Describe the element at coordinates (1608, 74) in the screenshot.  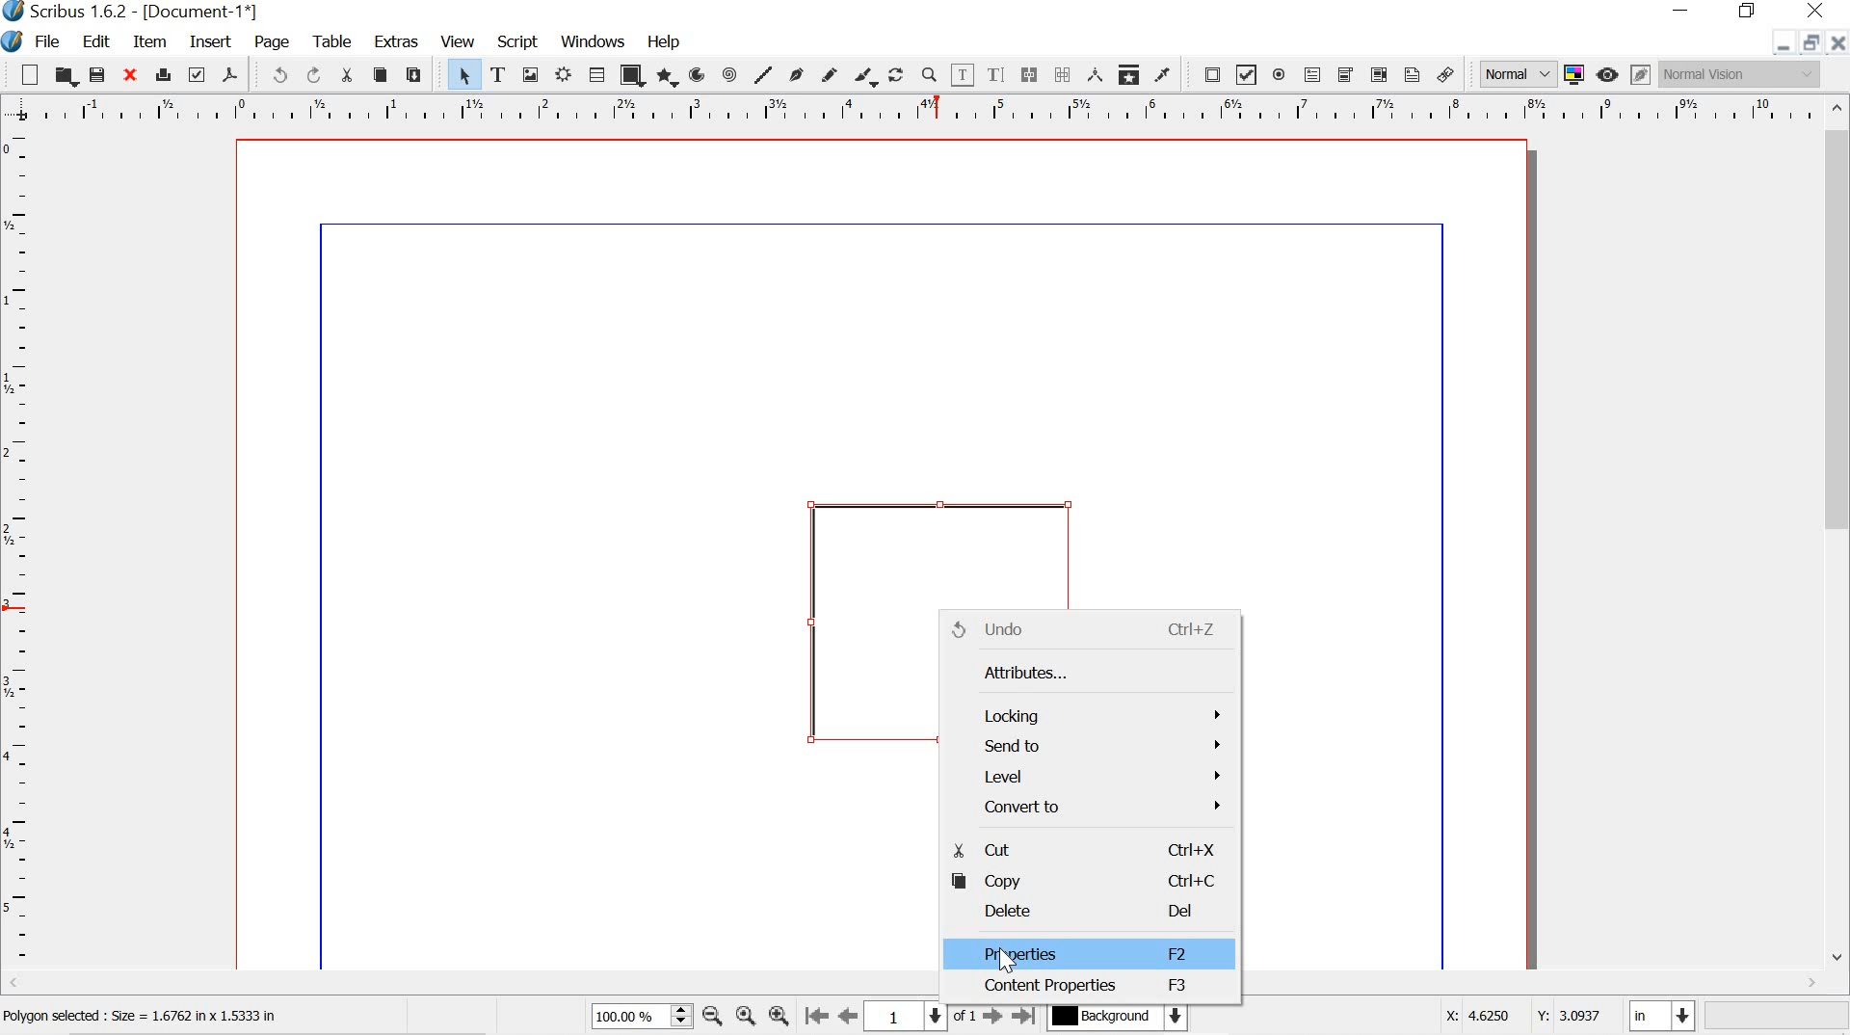
I see `PREVIEW MODE` at that location.